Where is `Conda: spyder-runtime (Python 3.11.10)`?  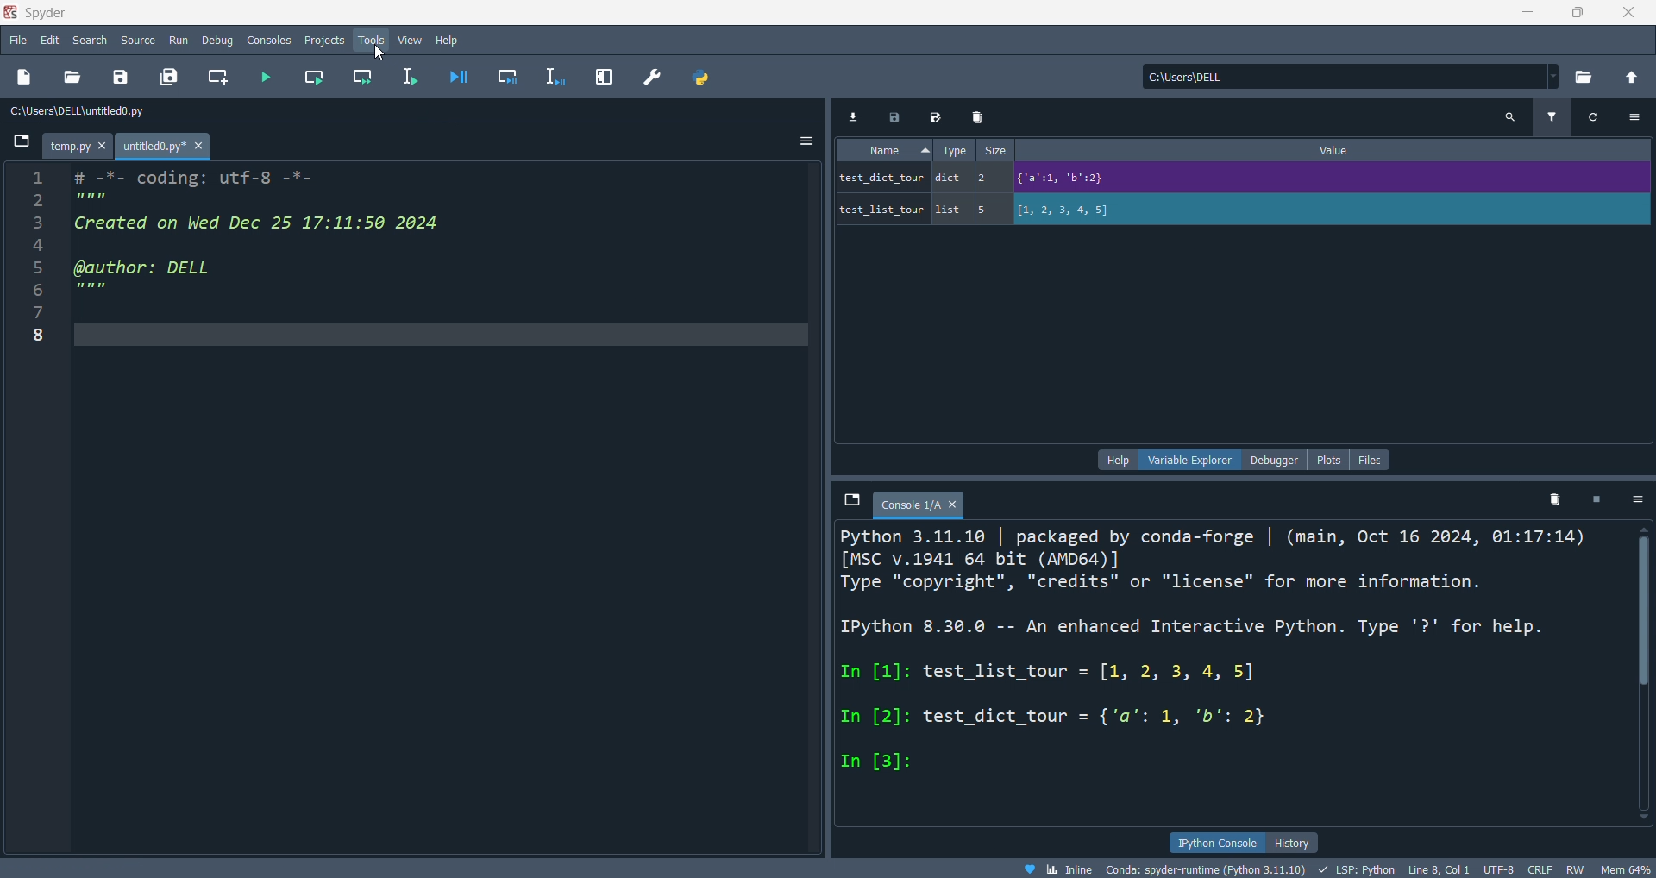 Conda: spyder-runtime (Python 3.11.10) is located at coordinates (1204, 868).